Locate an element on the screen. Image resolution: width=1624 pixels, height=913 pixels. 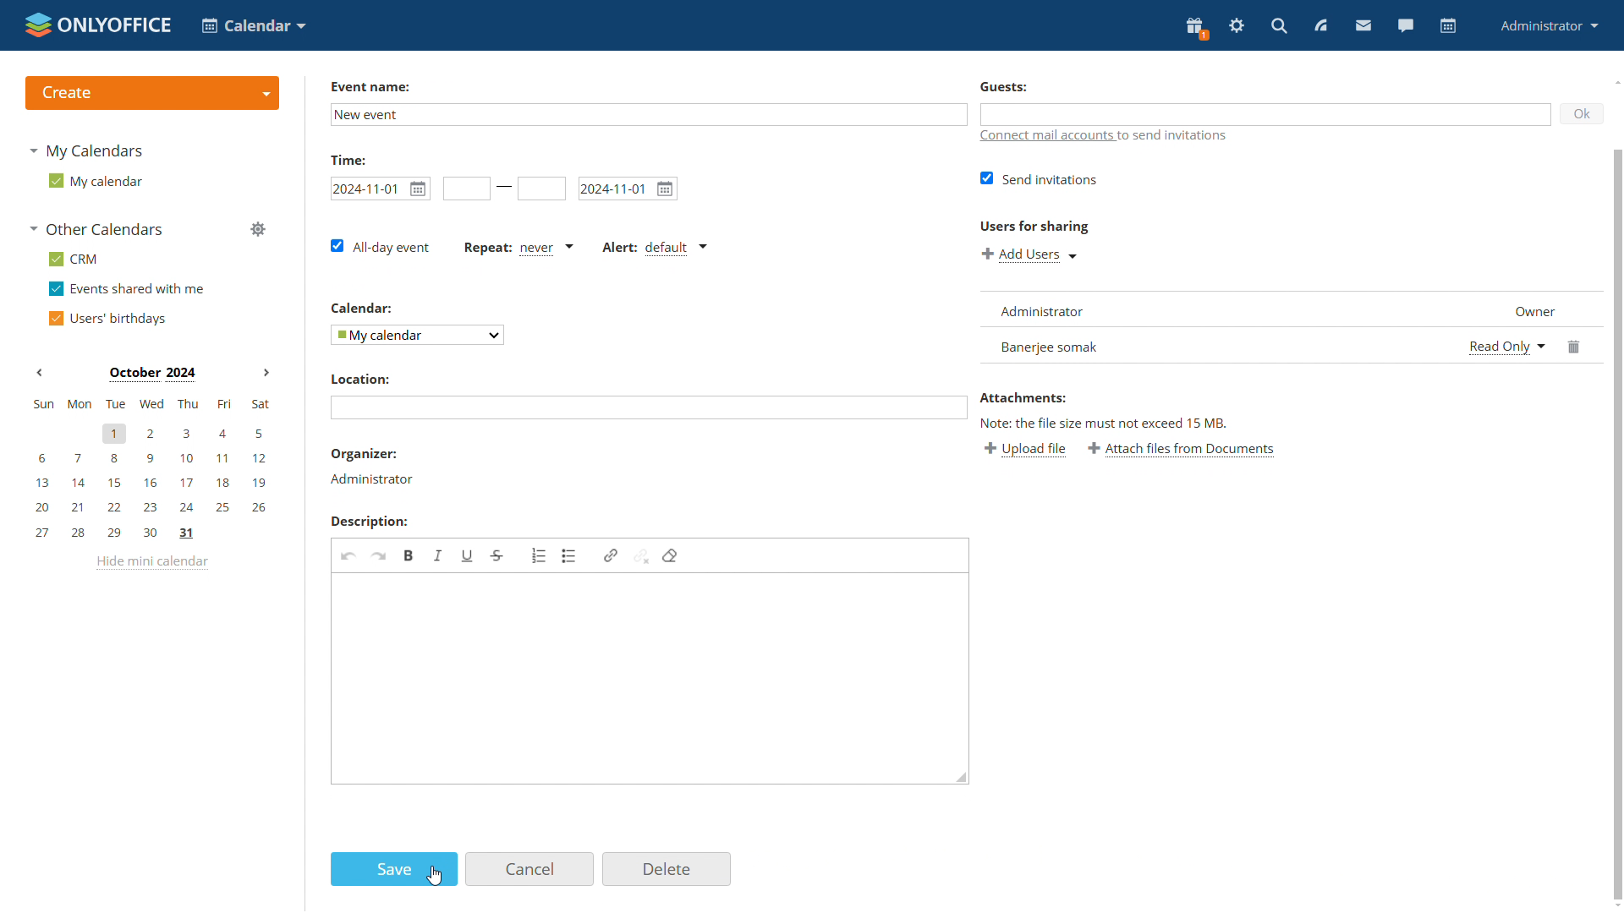
serringas is located at coordinates (1237, 26).